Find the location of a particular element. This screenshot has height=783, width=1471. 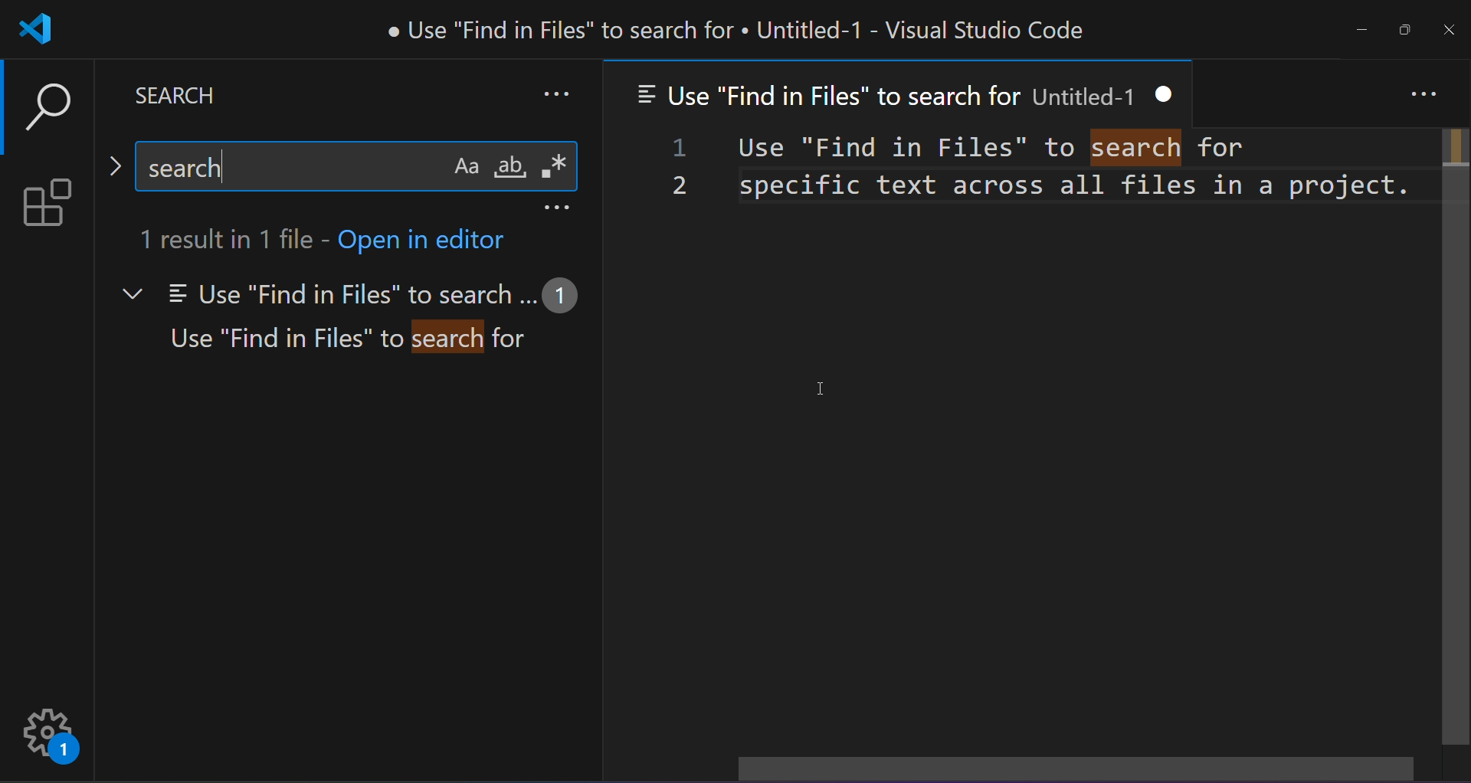

Use "Find in Files" to search for is located at coordinates (352, 339).